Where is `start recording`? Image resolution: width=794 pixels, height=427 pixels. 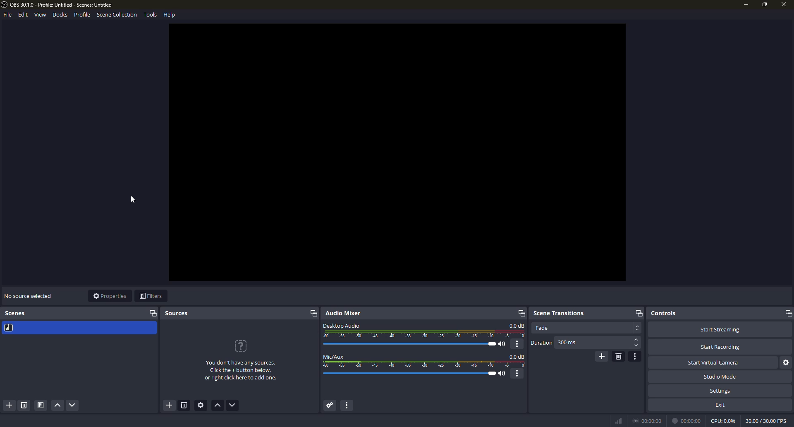
start recording is located at coordinates (720, 347).